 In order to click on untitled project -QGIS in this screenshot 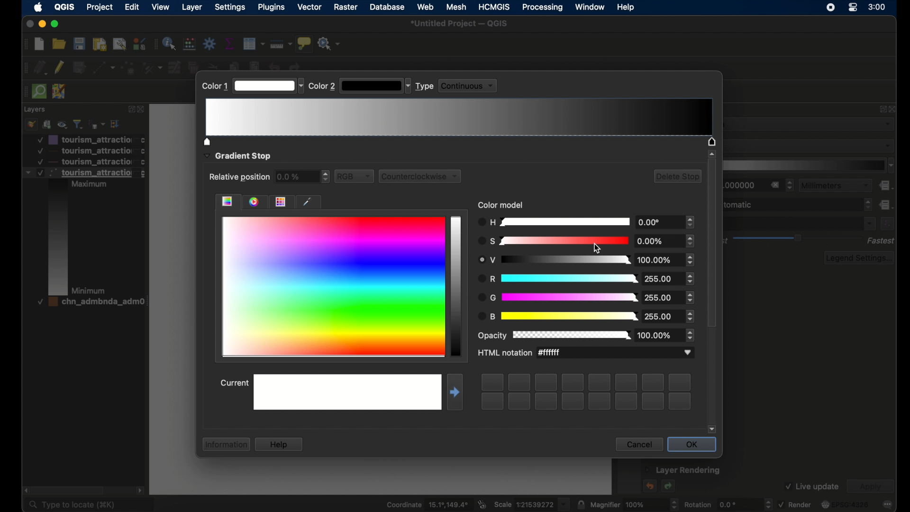, I will do `click(462, 25)`.